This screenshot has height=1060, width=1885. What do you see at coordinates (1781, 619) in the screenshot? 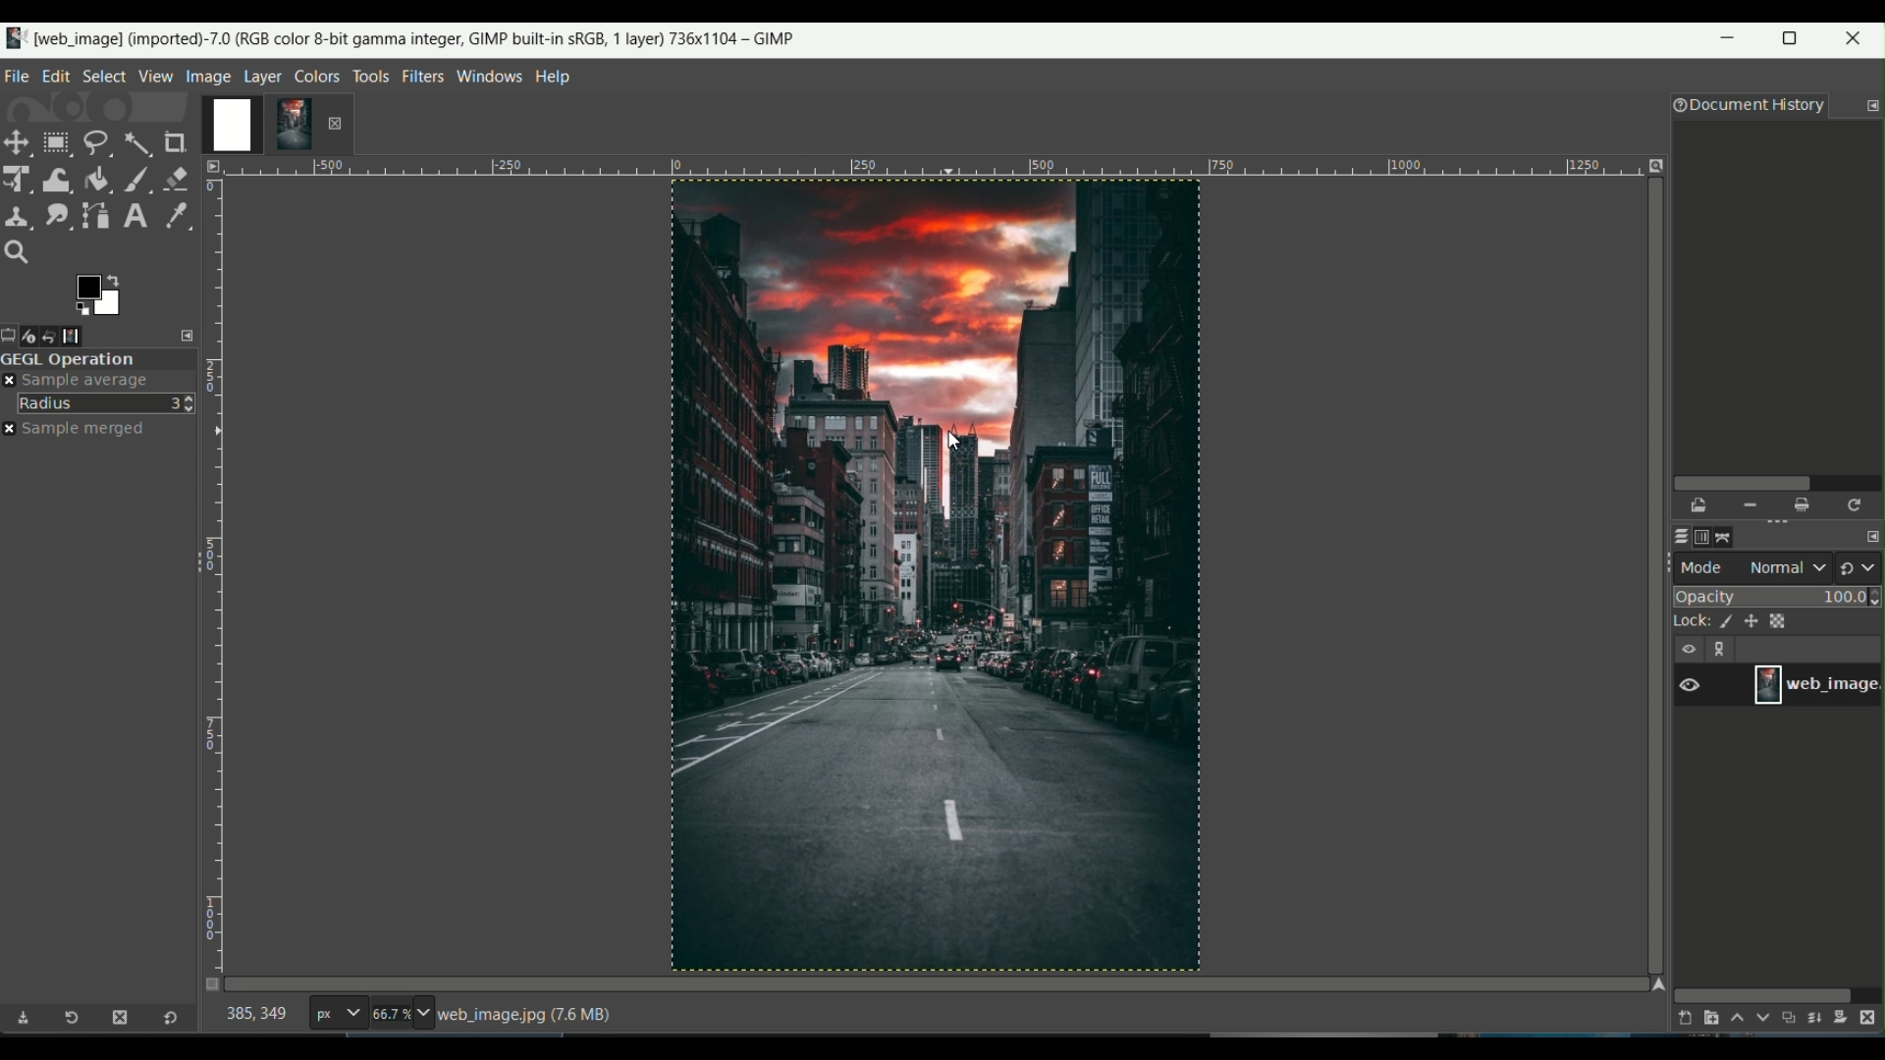
I see `lock alpha channel` at bounding box center [1781, 619].